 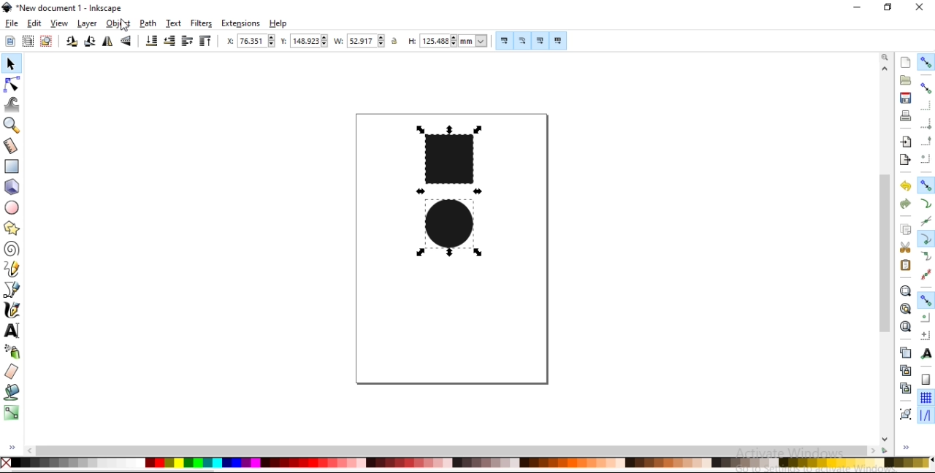 What do you see at coordinates (905, 308) in the screenshot?
I see `zoom to fit drawing` at bounding box center [905, 308].